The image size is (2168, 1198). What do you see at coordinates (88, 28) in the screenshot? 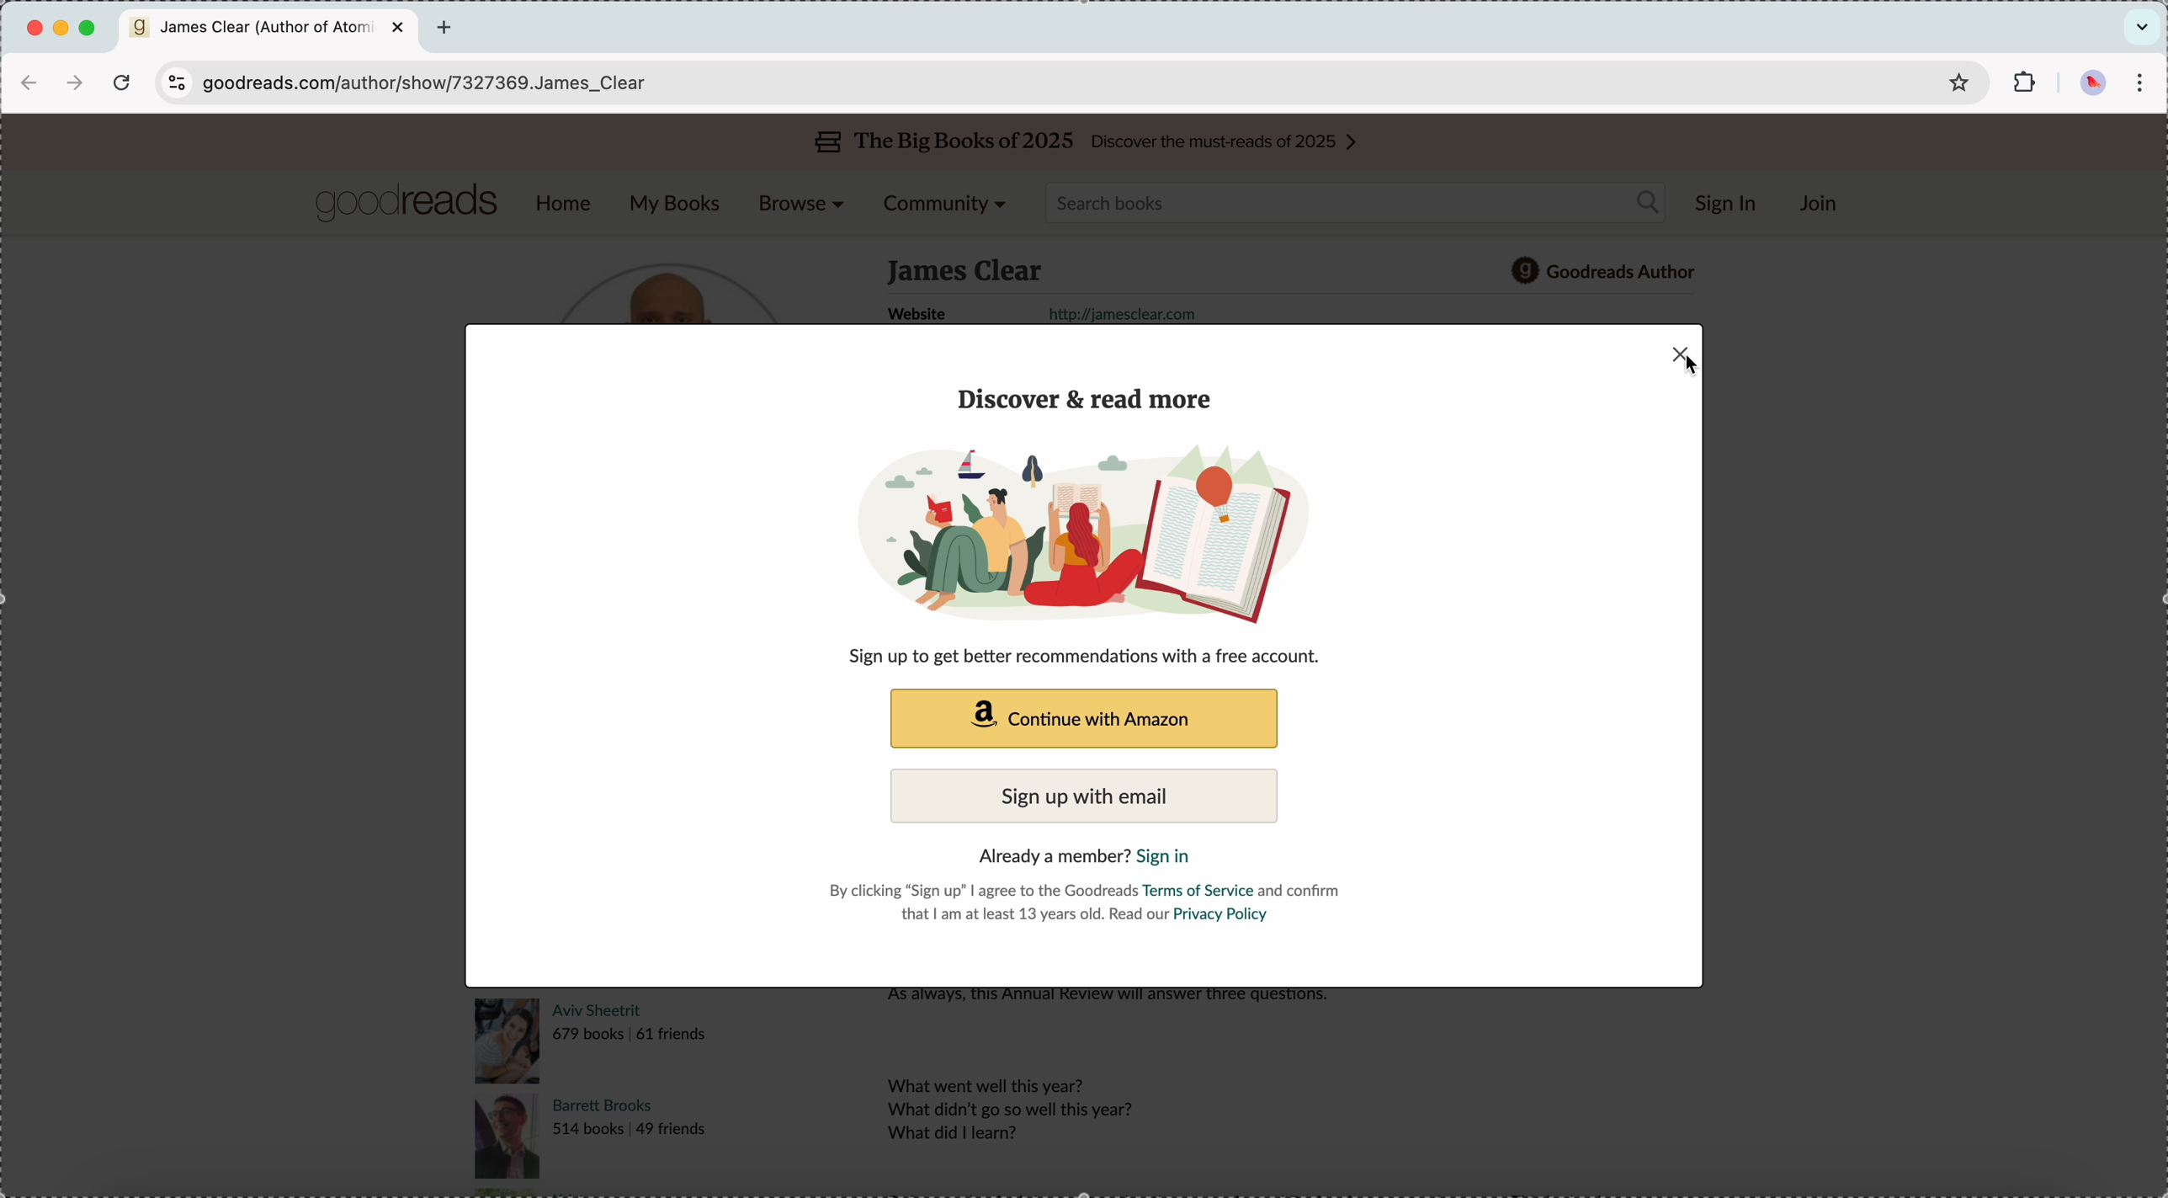
I see `maximize Chrome` at bounding box center [88, 28].